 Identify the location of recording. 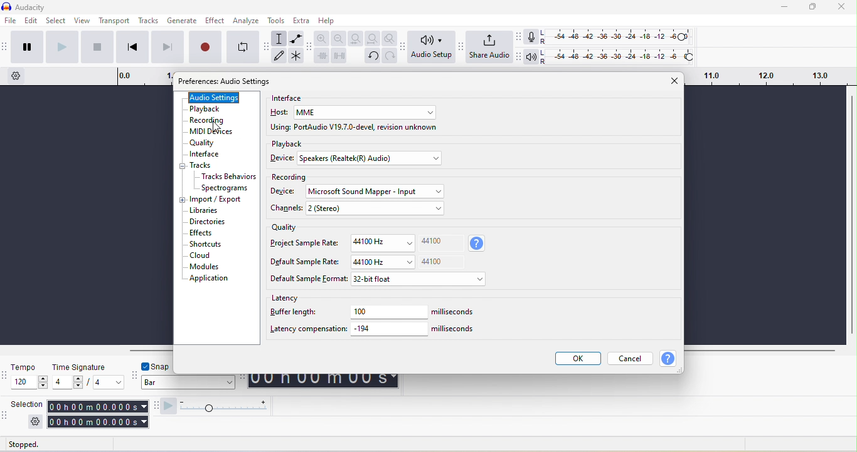
(206, 121).